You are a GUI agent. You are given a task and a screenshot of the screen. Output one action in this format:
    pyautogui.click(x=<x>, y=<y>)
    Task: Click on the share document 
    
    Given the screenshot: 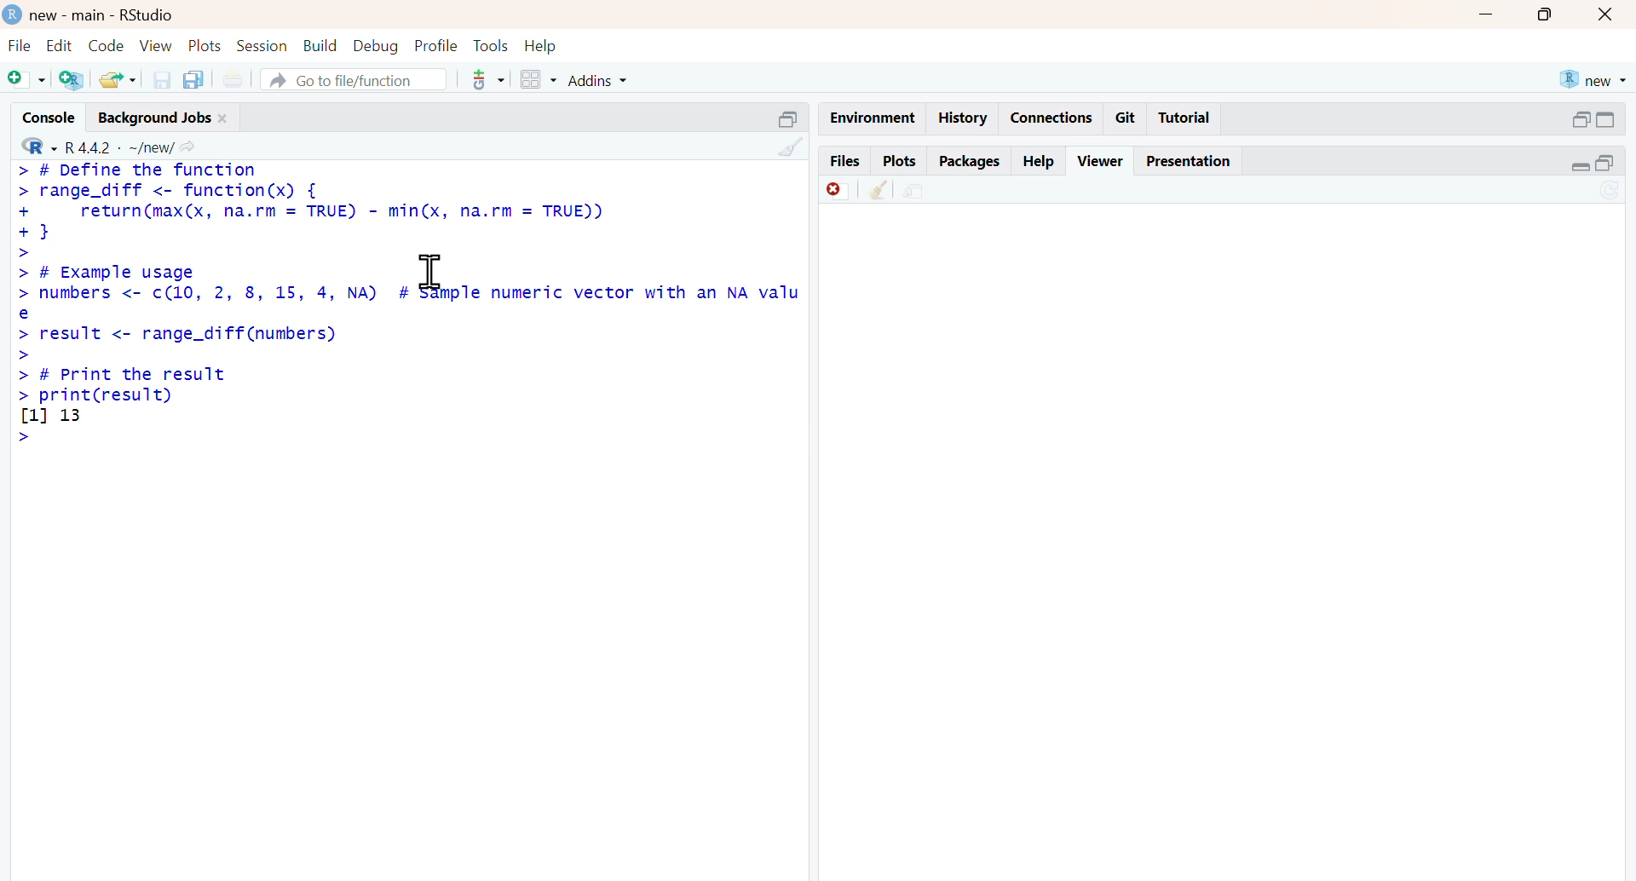 What is the action you would take?
    pyautogui.click(x=913, y=192)
    